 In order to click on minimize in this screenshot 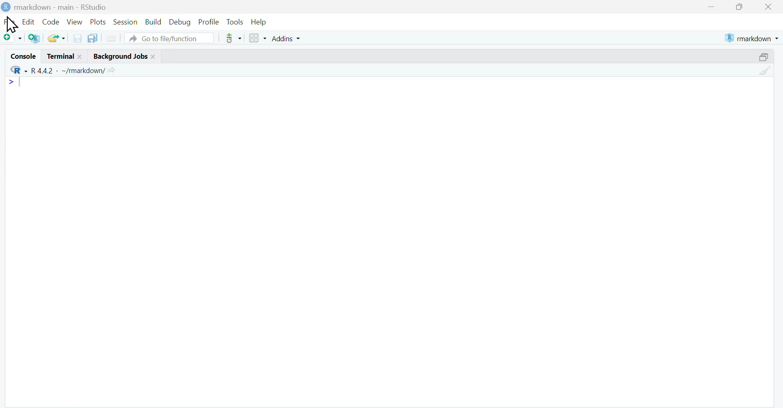, I will do `click(711, 7)`.